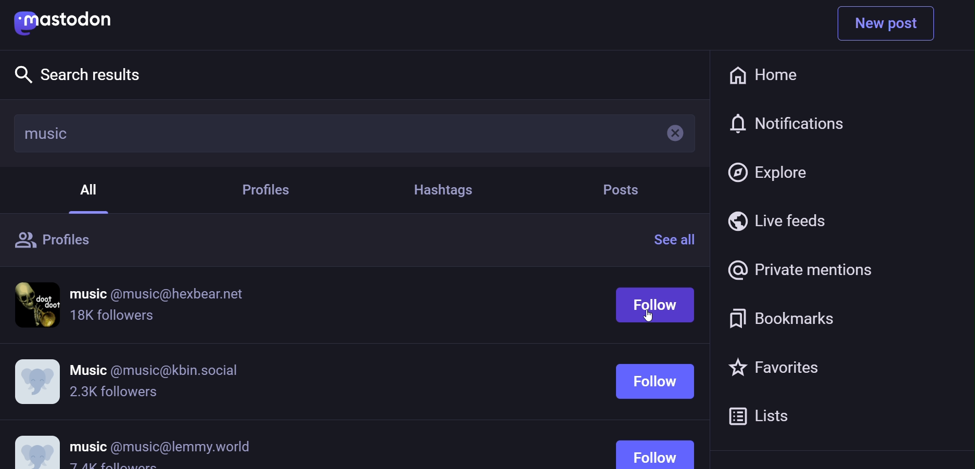 This screenshot has width=975, height=469. I want to click on profiles, so click(271, 191).